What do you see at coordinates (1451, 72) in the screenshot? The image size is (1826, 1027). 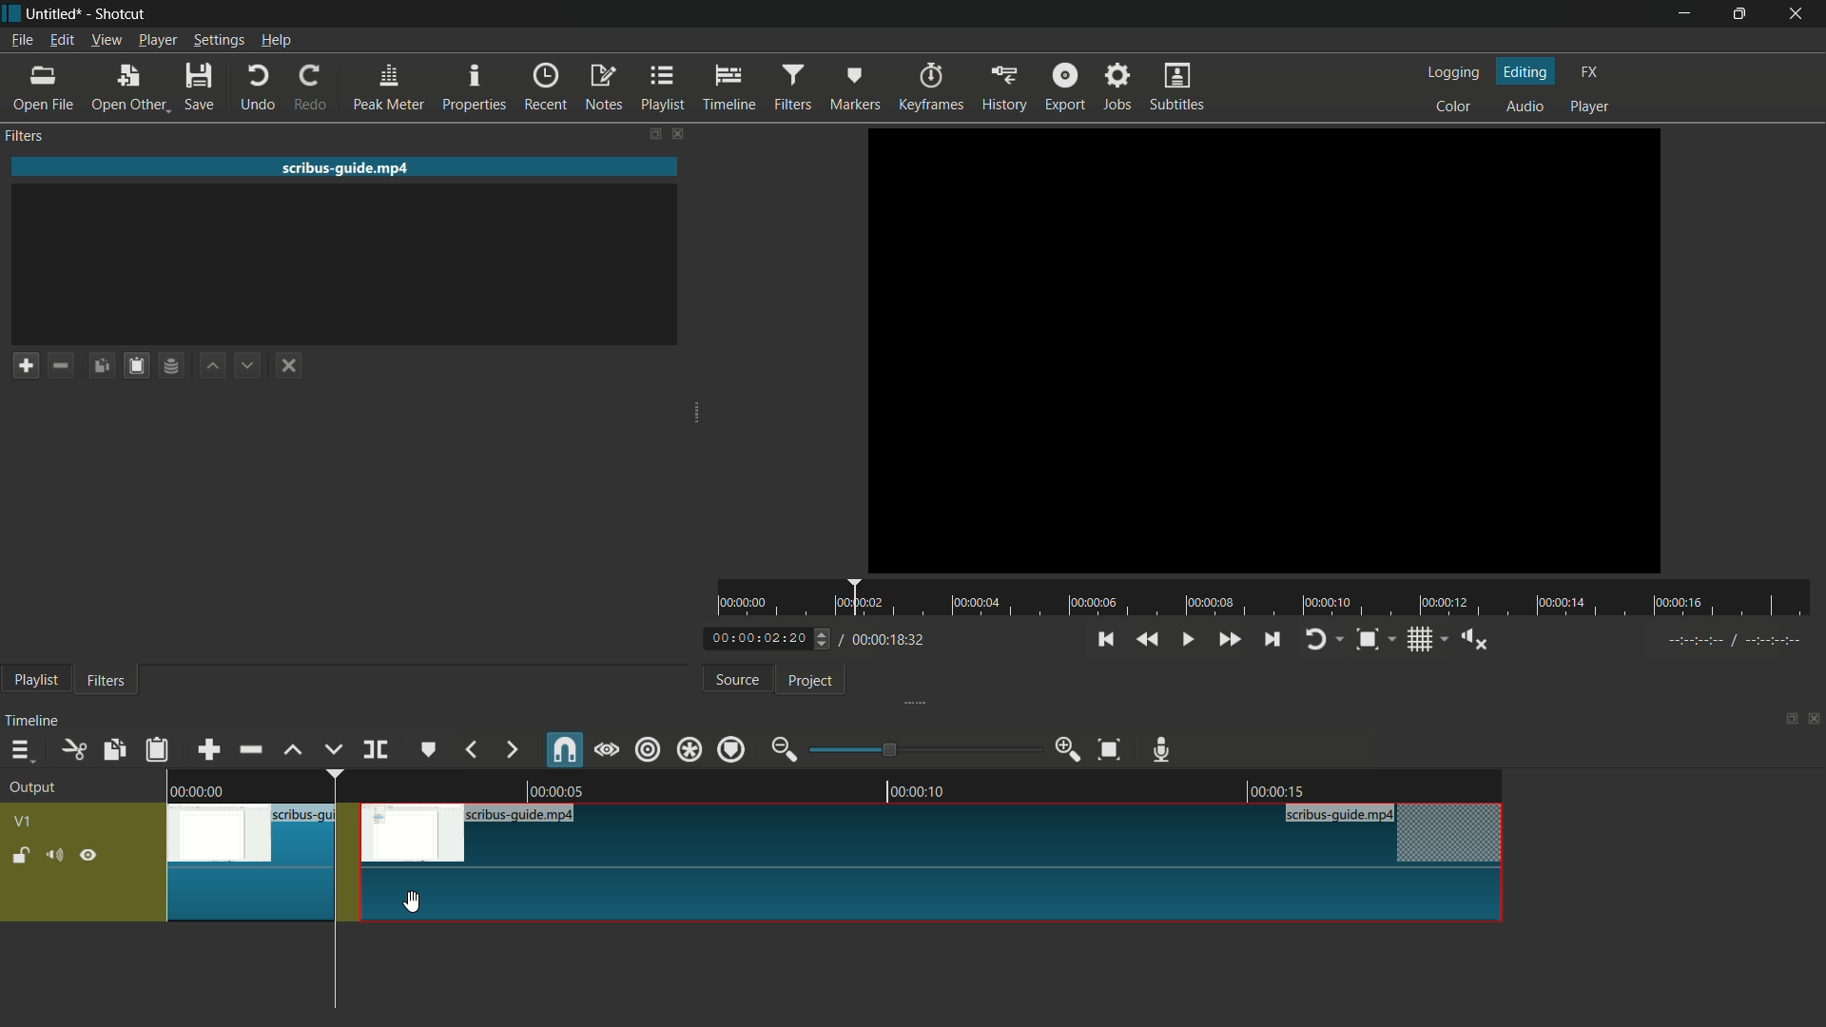 I see `logging` at bounding box center [1451, 72].